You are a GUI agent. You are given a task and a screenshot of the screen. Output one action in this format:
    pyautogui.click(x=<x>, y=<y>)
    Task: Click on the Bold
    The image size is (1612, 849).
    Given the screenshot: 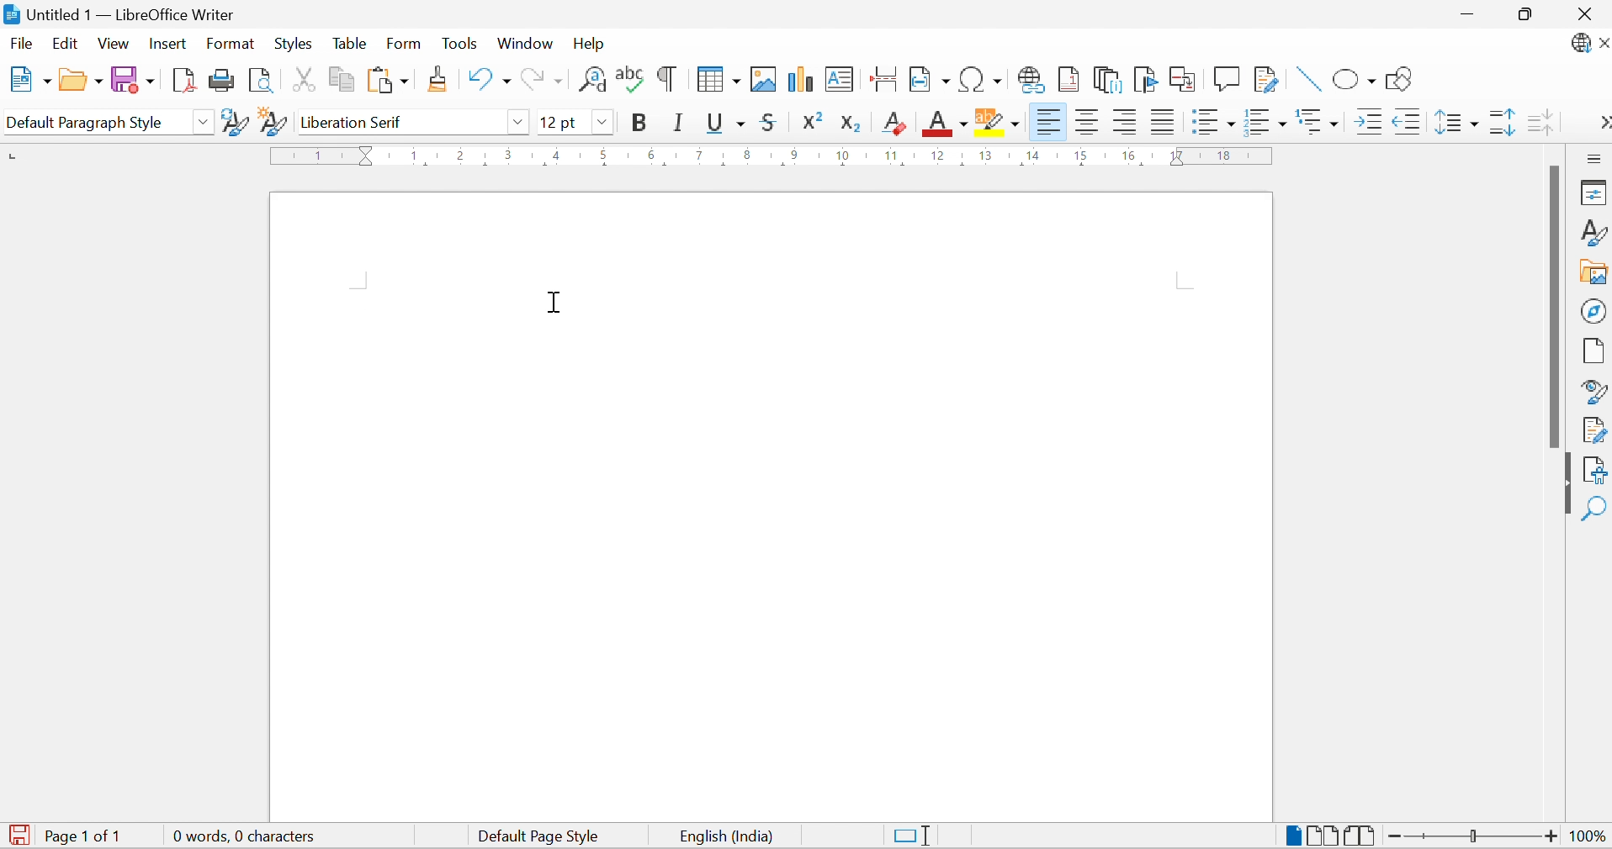 What is the action you would take?
    pyautogui.click(x=640, y=123)
    